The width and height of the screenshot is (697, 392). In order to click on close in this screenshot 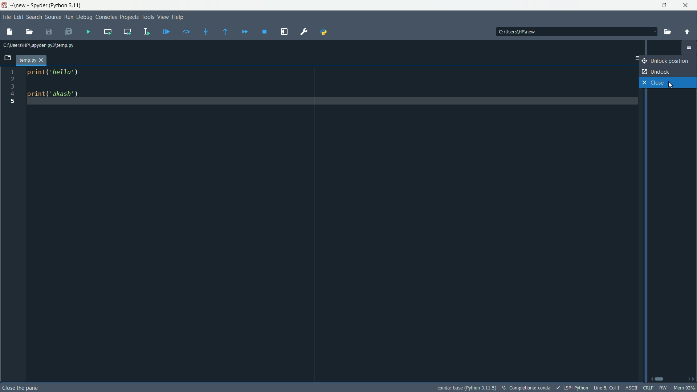, I will do `click(668, 82)`.